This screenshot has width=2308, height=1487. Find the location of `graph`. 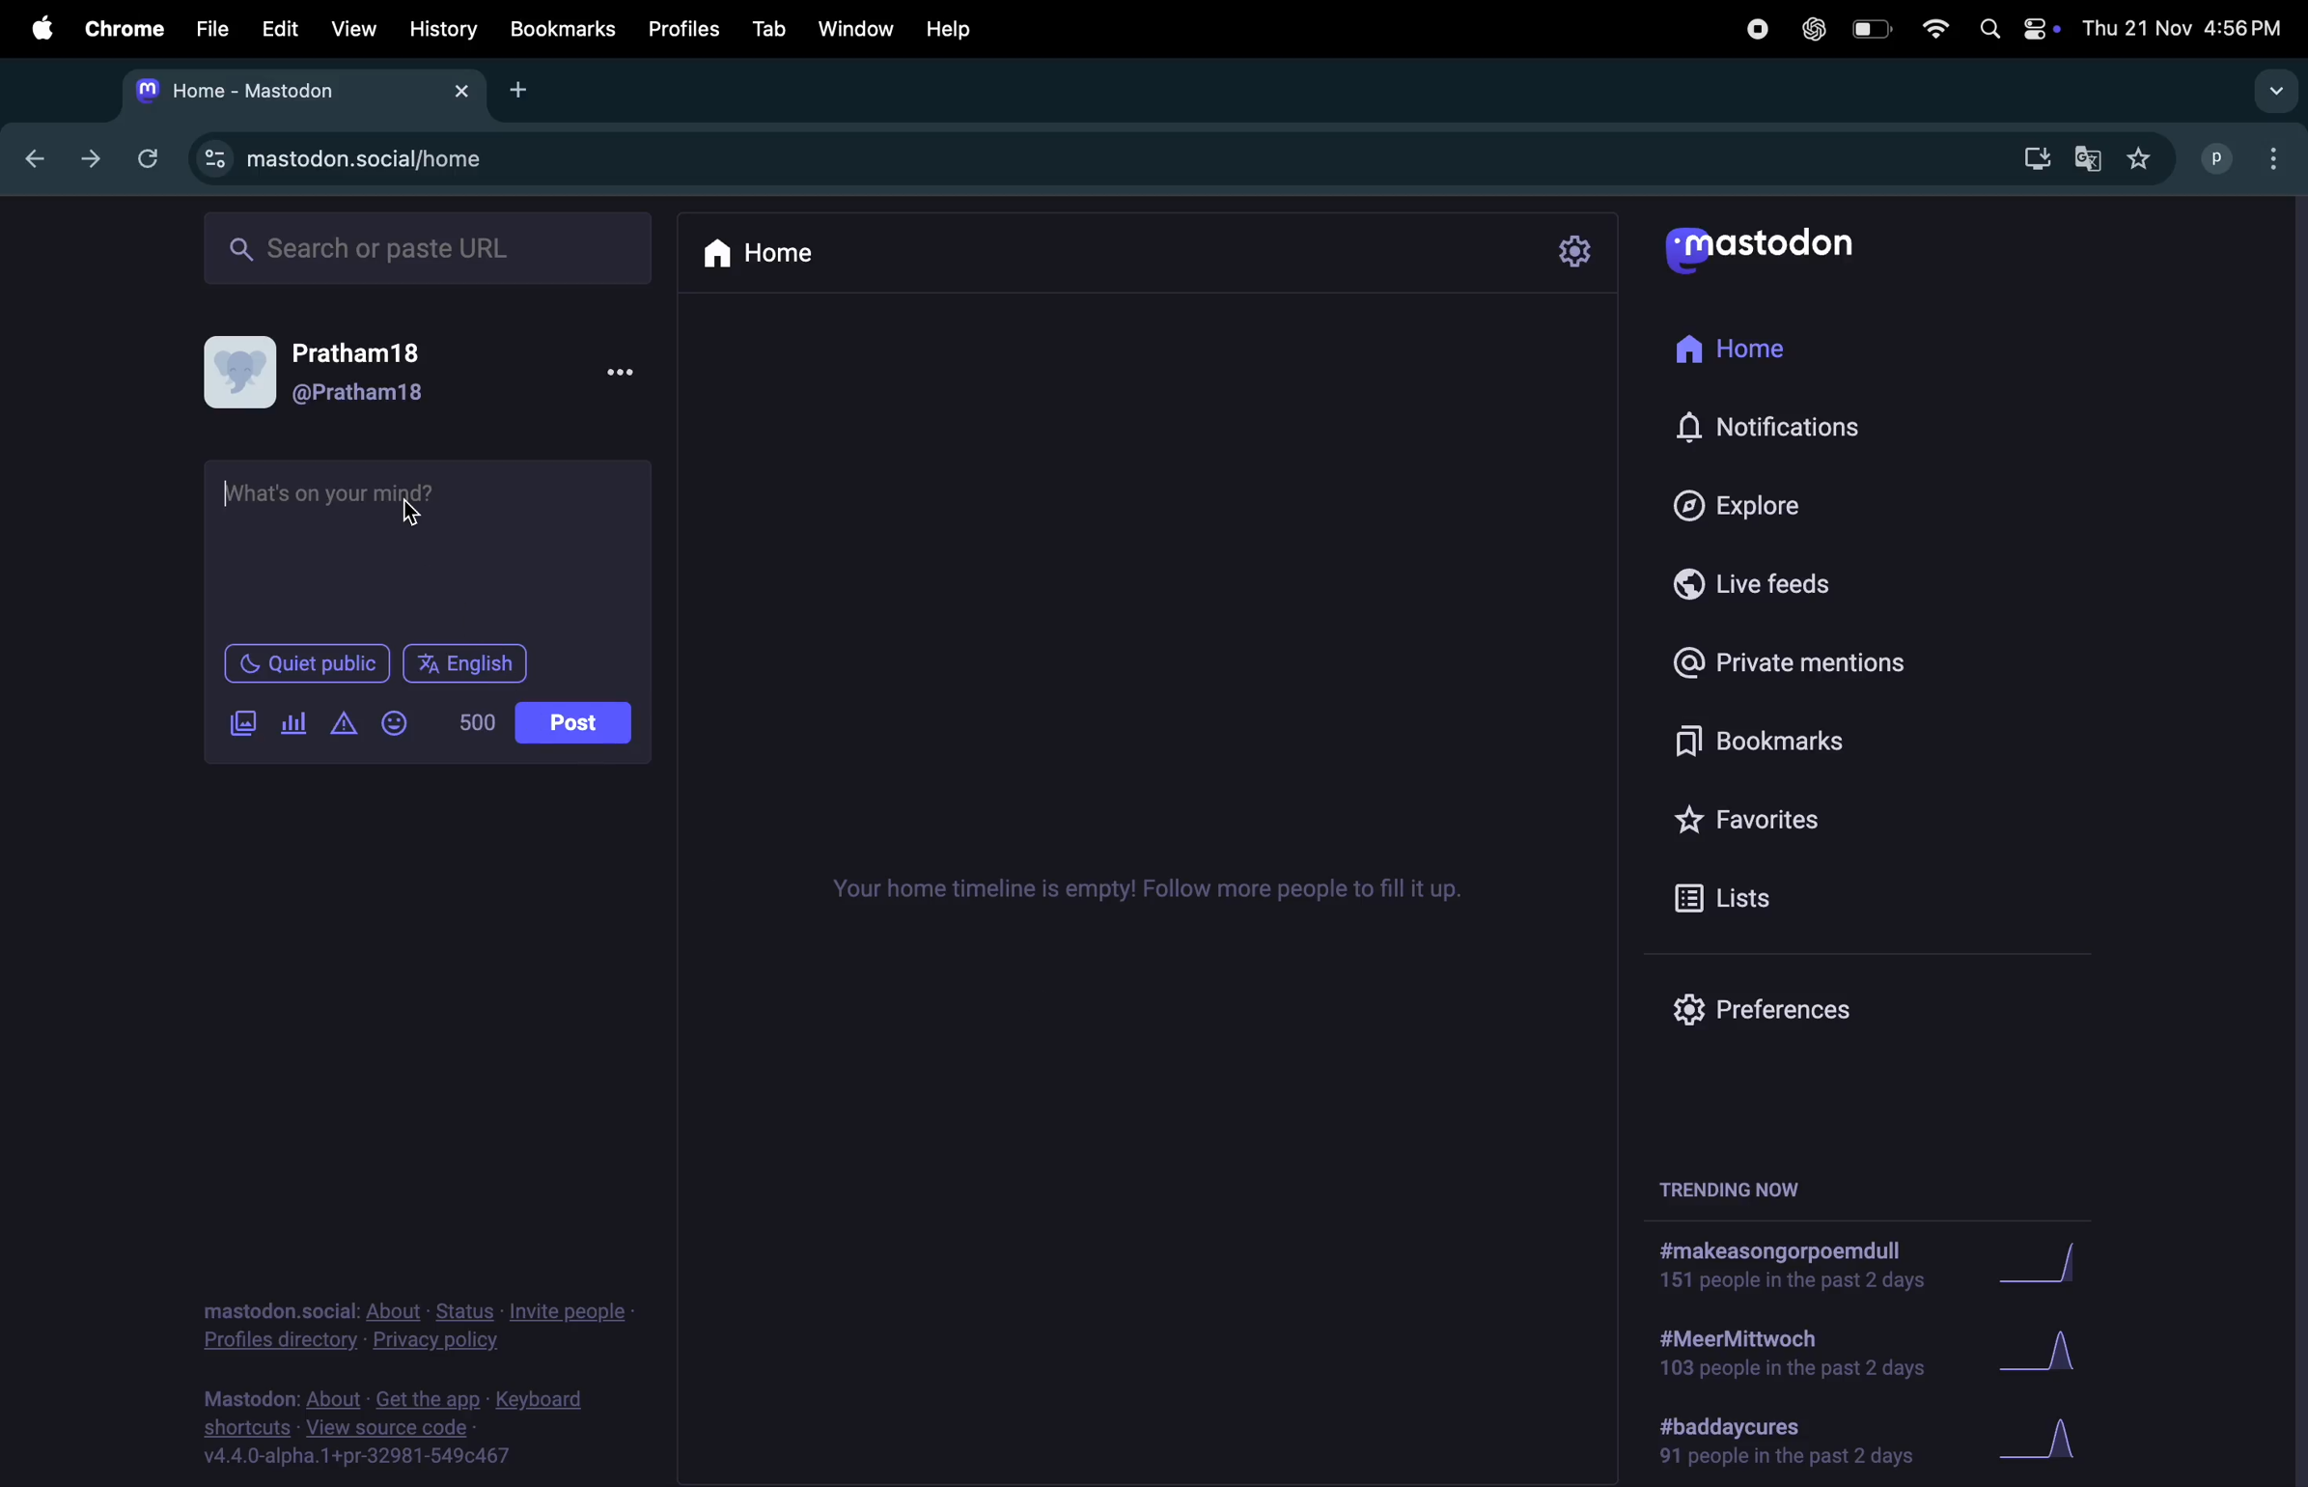

graph is located at coordinates (2049, 1266).